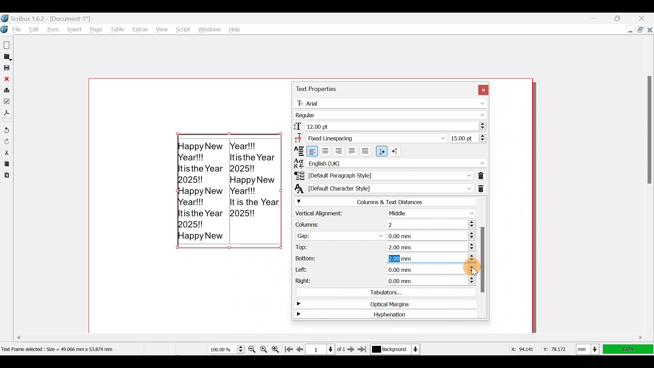 The width and height of the screenshot is (654, 368). I want to click on Select current units, so click(589, 348).